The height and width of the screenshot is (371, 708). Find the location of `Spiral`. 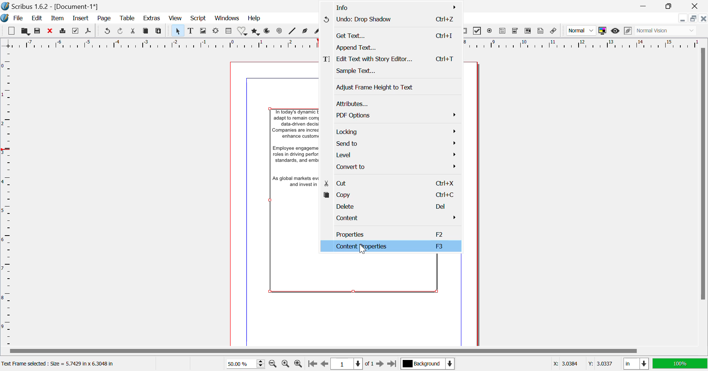

Spiral is located at coordinates (279, 31).